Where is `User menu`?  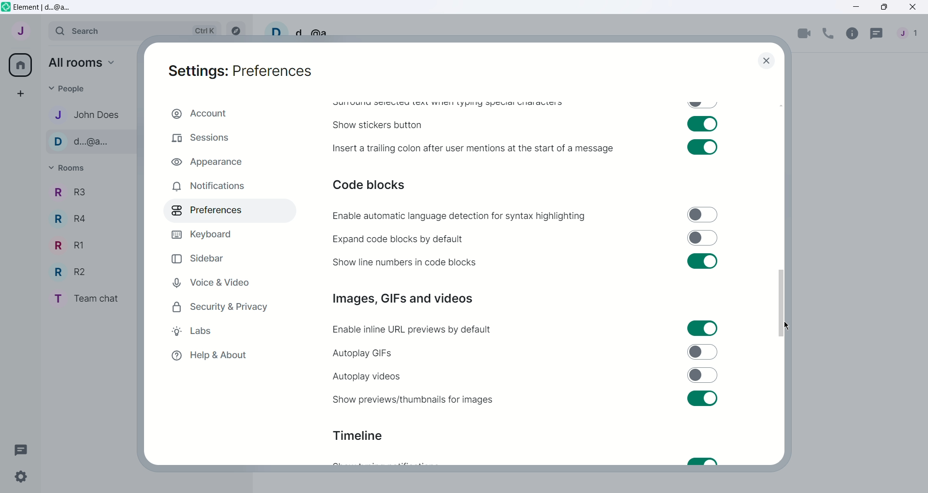
User menu is located at coordinates (21, 29).